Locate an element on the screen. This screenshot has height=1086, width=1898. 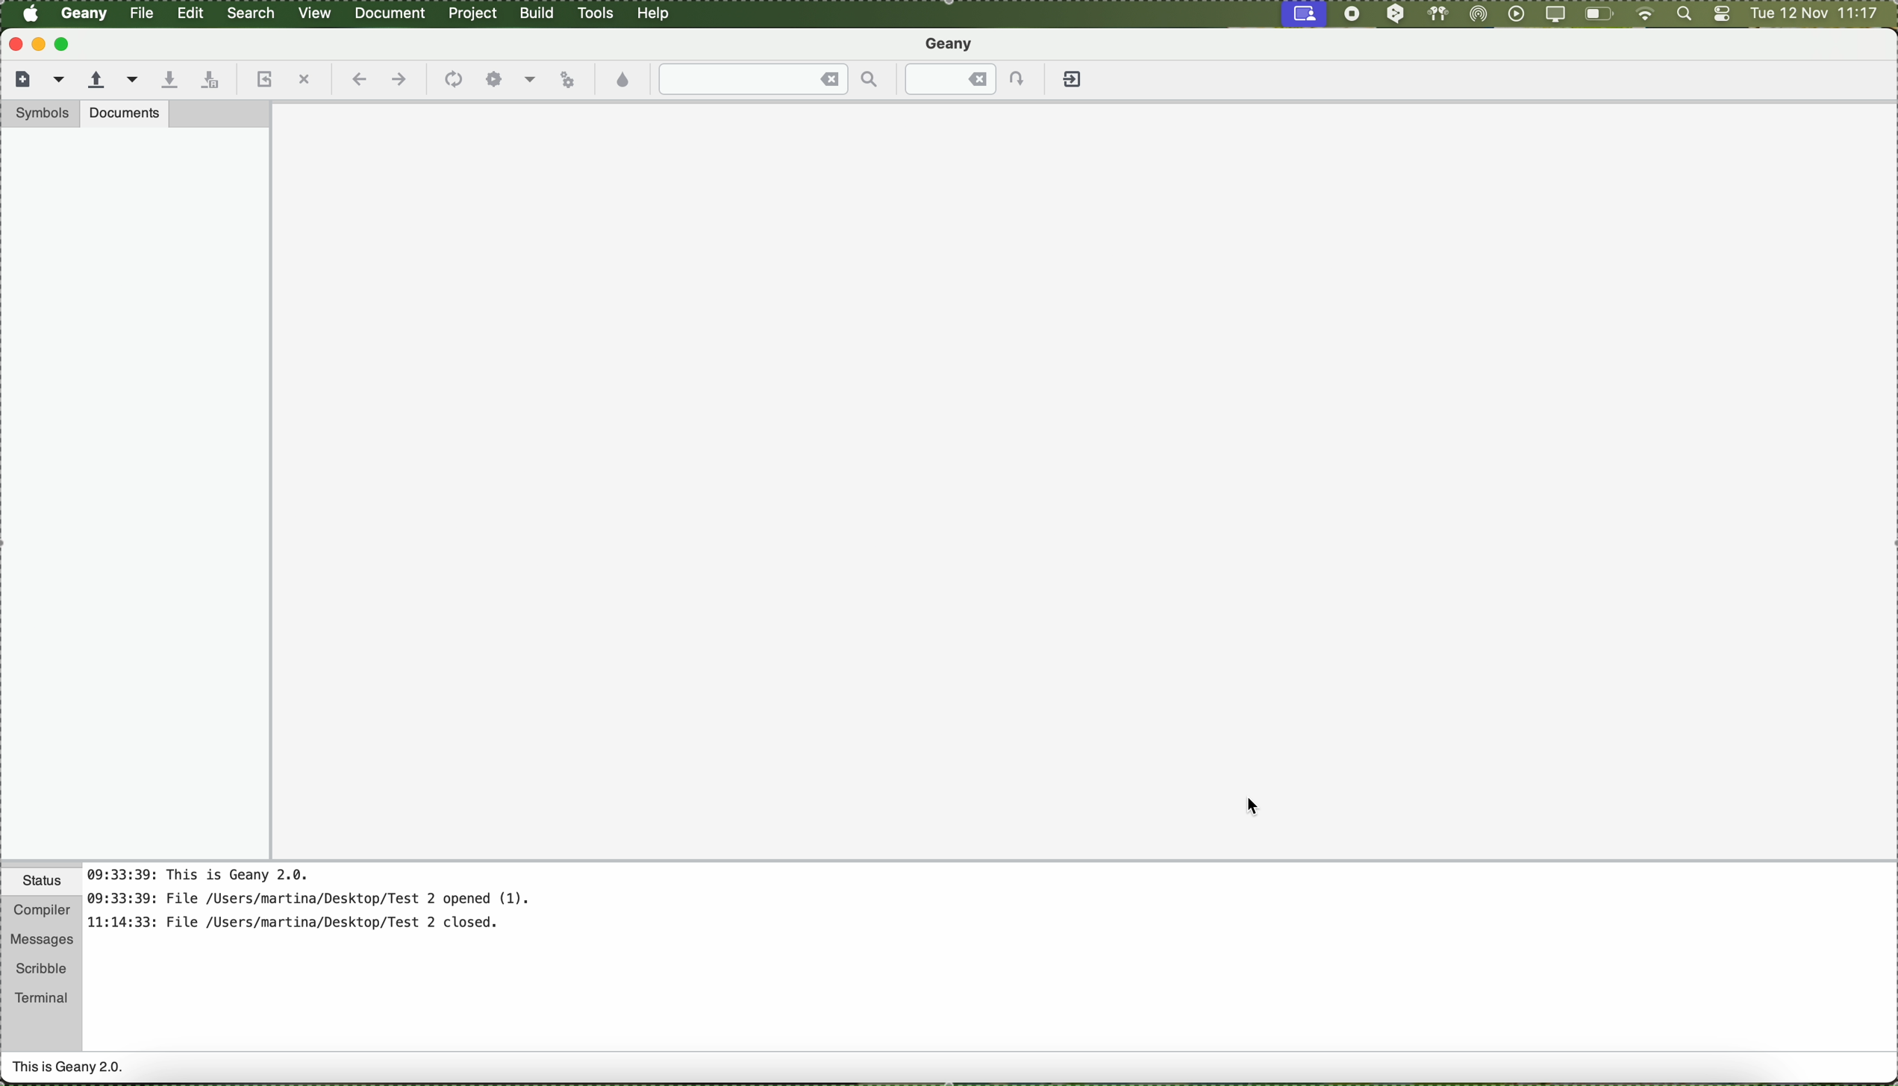
screen is located at coordinates (1310, 13).